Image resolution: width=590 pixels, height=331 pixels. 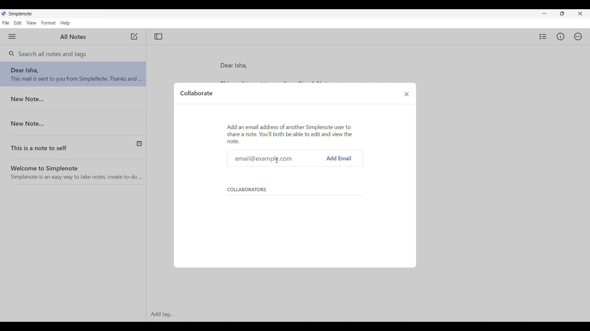 What do you see at coordinates (578, 36) in the screenshot?
I see `Actions` at bounding box center [578, 36].